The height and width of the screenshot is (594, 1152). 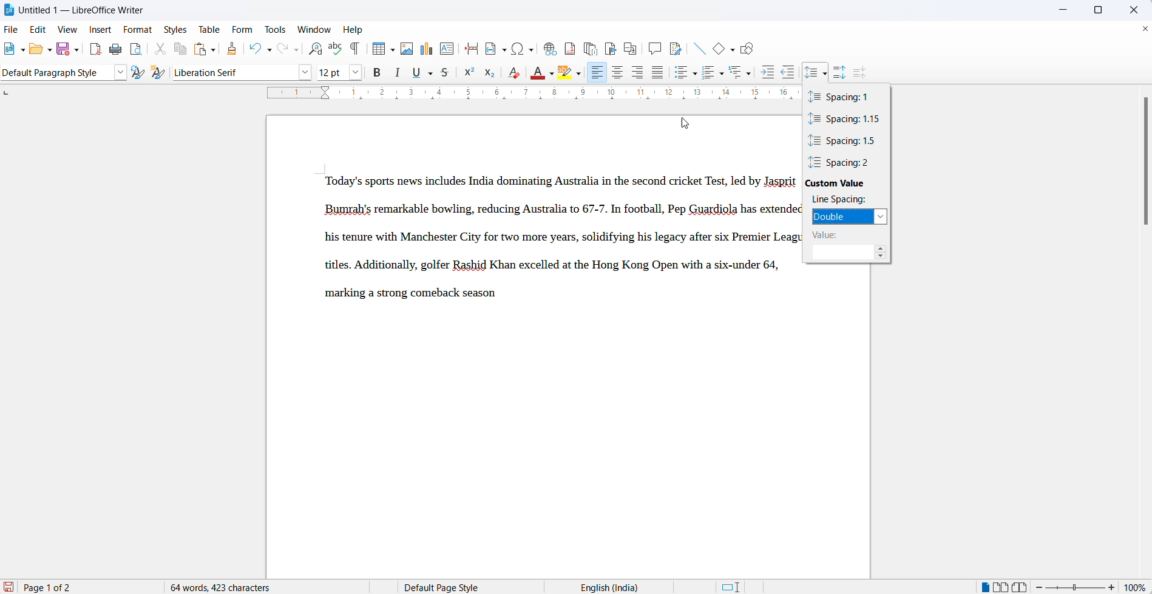 I want to click on value, so click(x=845, y=235).